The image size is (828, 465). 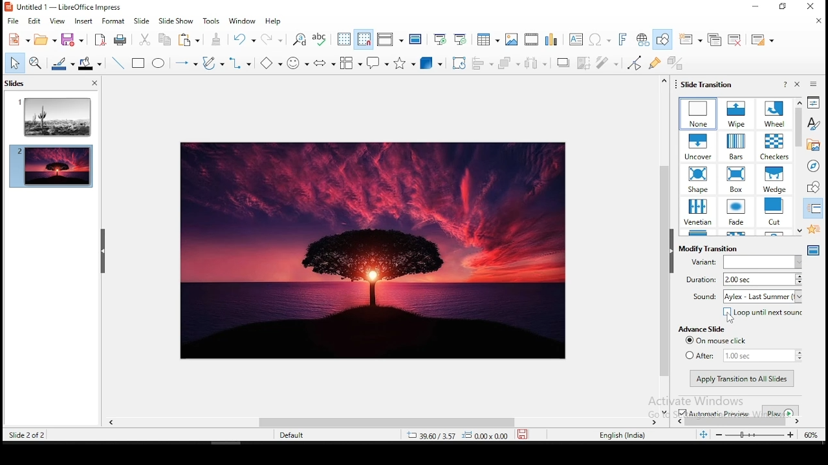 I want to click on text box, so click(x=576, y=39).